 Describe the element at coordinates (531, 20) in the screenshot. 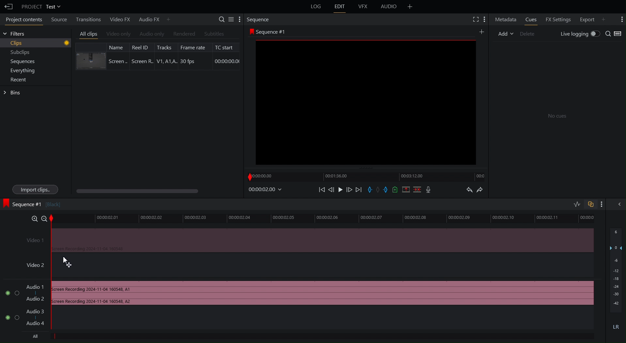

I see `Cues` at that location.